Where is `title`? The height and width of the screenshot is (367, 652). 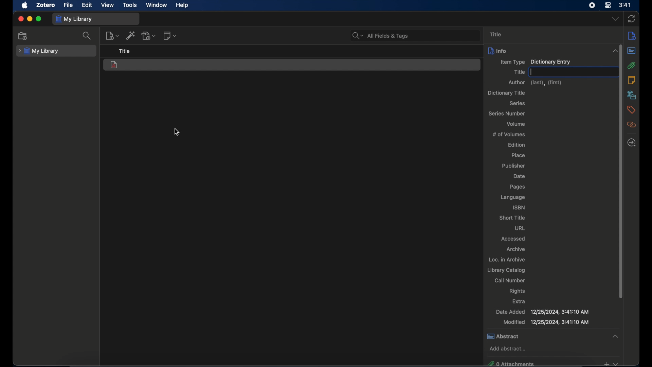 title is located at coordinates (125, 51).